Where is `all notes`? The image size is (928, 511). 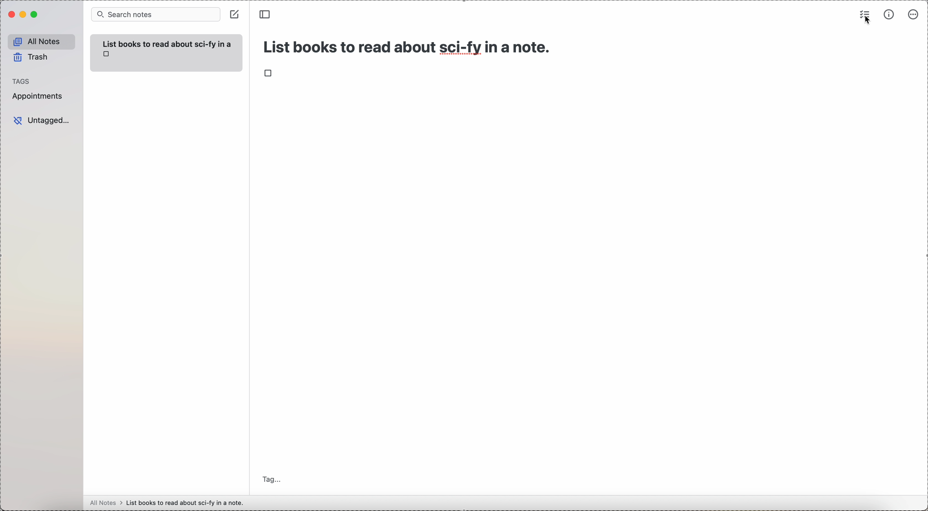 all notes is located at coordinates (40, 40).